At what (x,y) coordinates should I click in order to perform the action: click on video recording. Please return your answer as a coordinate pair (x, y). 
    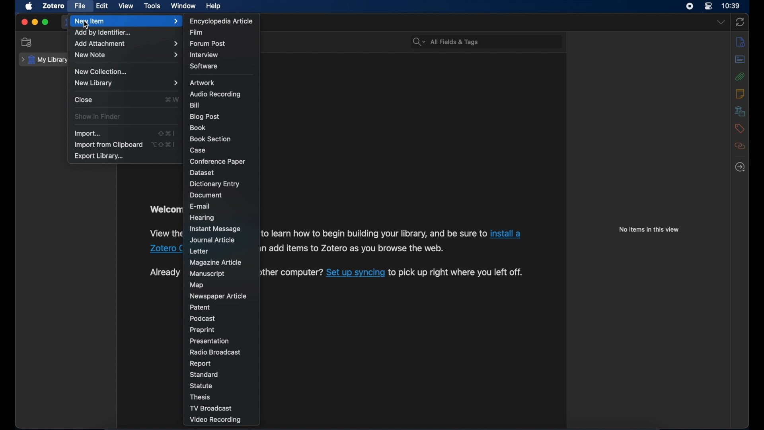
    Looking at the image, I should click on (224, 420).